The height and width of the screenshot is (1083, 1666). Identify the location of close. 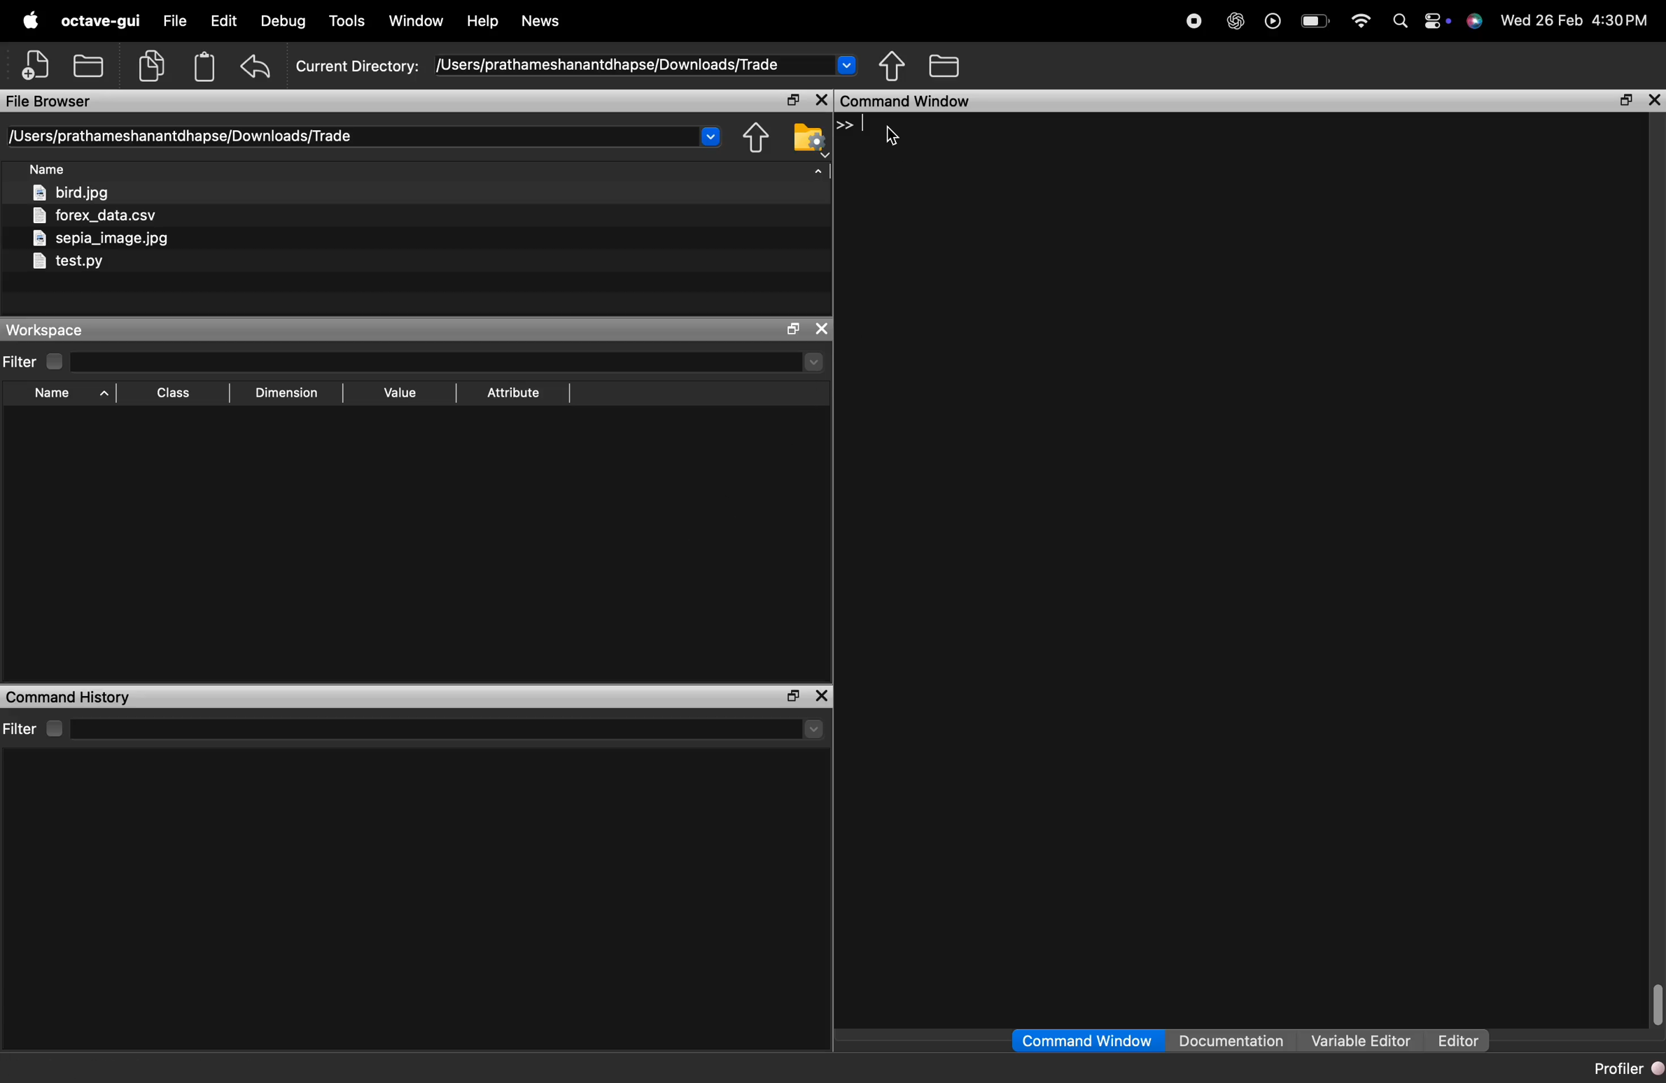
(822, 697).